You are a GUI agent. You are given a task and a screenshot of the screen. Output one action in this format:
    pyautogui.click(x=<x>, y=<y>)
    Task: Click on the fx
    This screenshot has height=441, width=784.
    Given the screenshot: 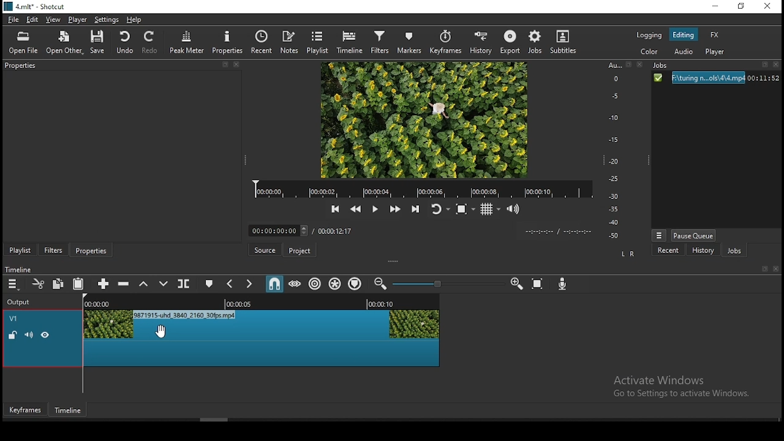 What is the action you would take?
    pyautogui.click(x=715, y=36)
    